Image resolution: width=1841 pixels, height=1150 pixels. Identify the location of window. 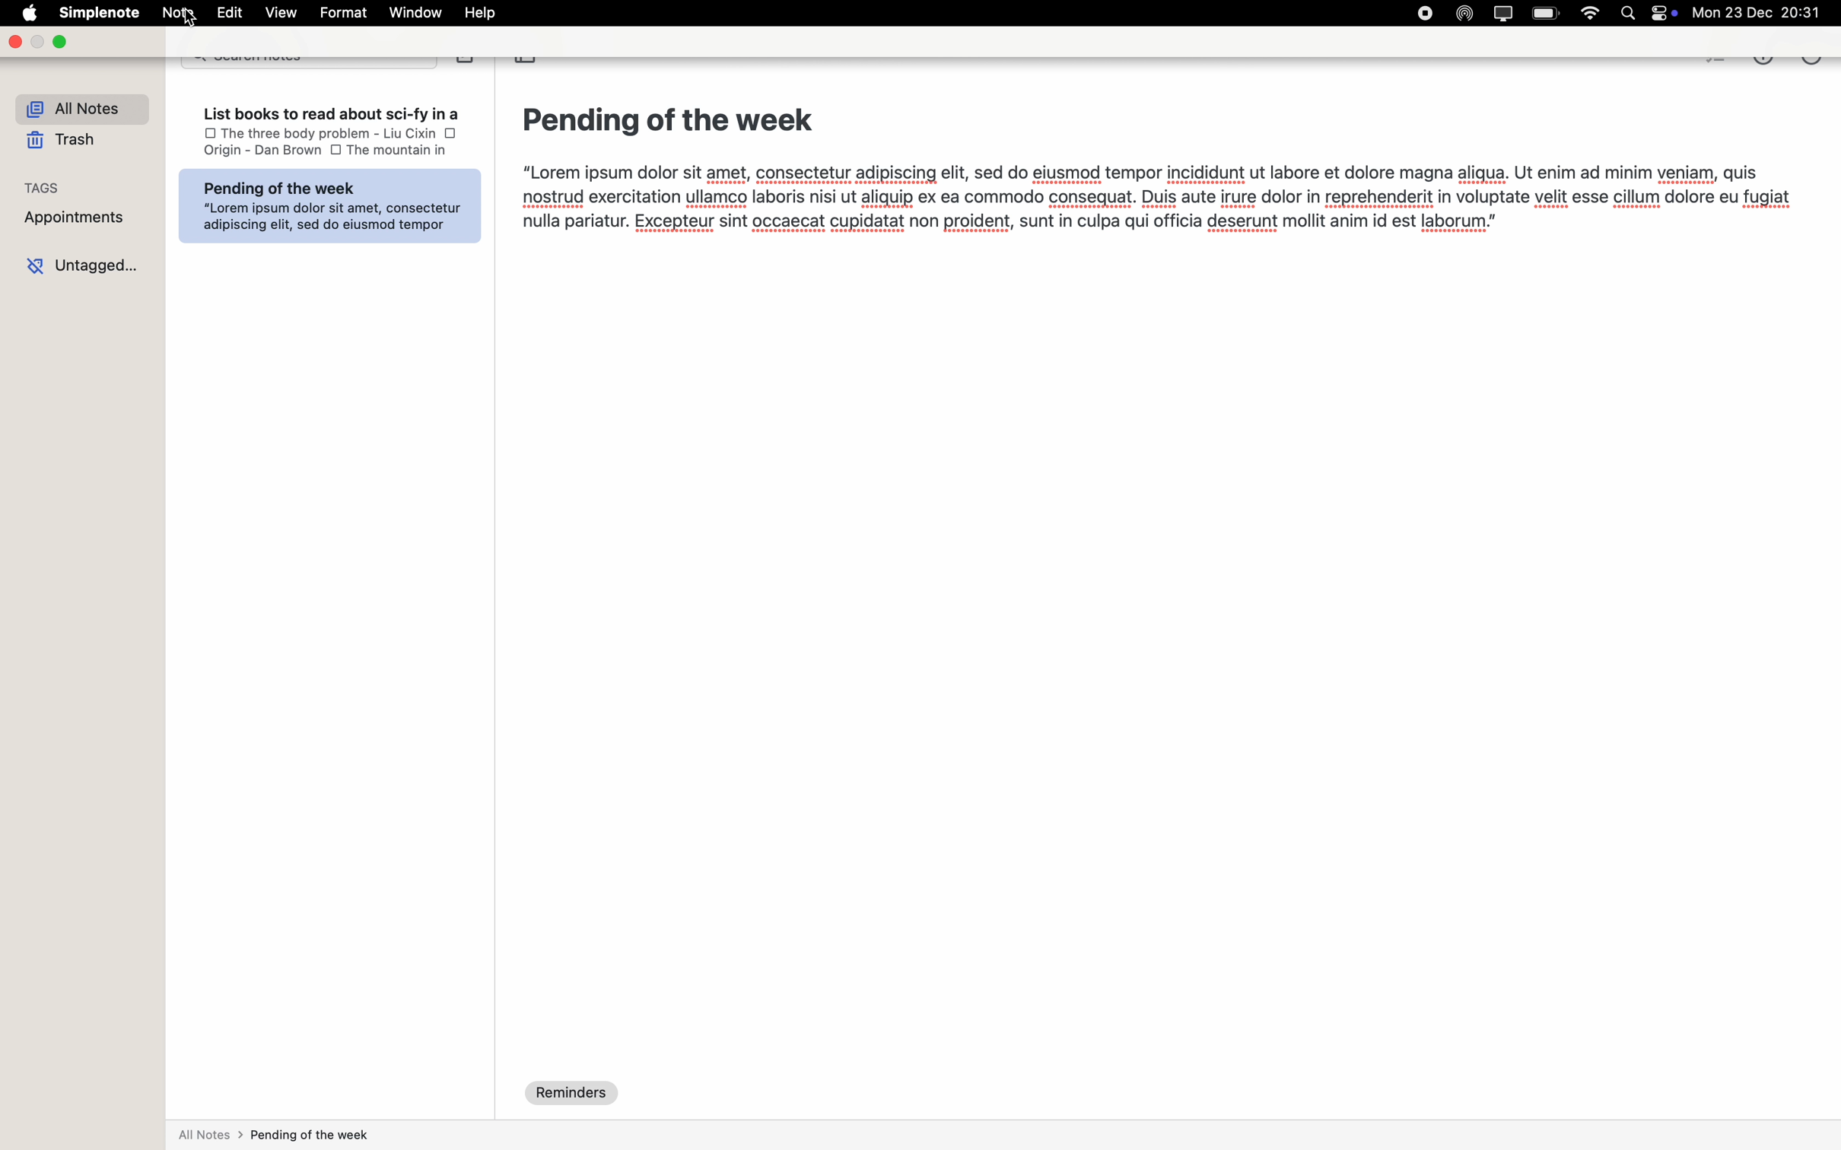
(415, 11).